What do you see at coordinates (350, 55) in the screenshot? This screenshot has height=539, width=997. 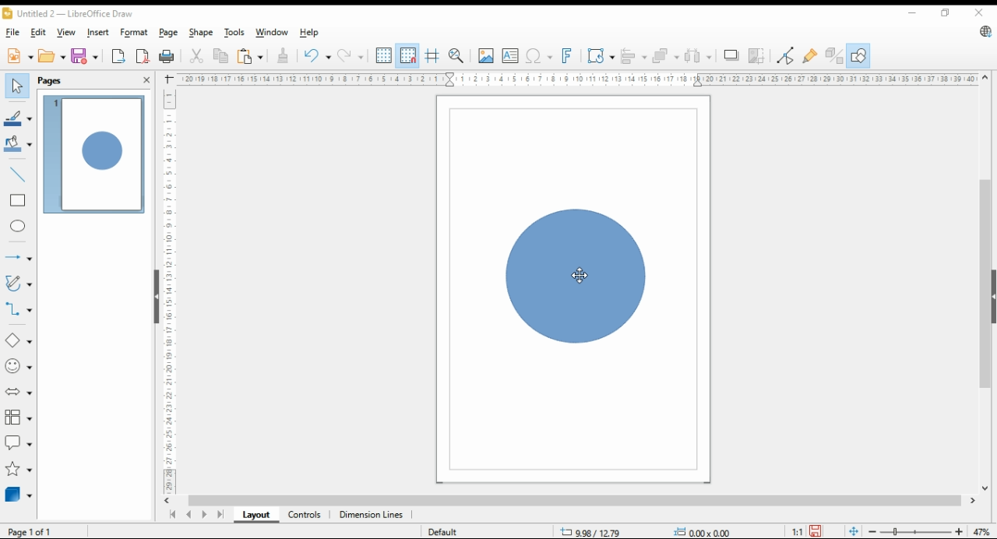 I see `redo` at bounding box center [350, 55].